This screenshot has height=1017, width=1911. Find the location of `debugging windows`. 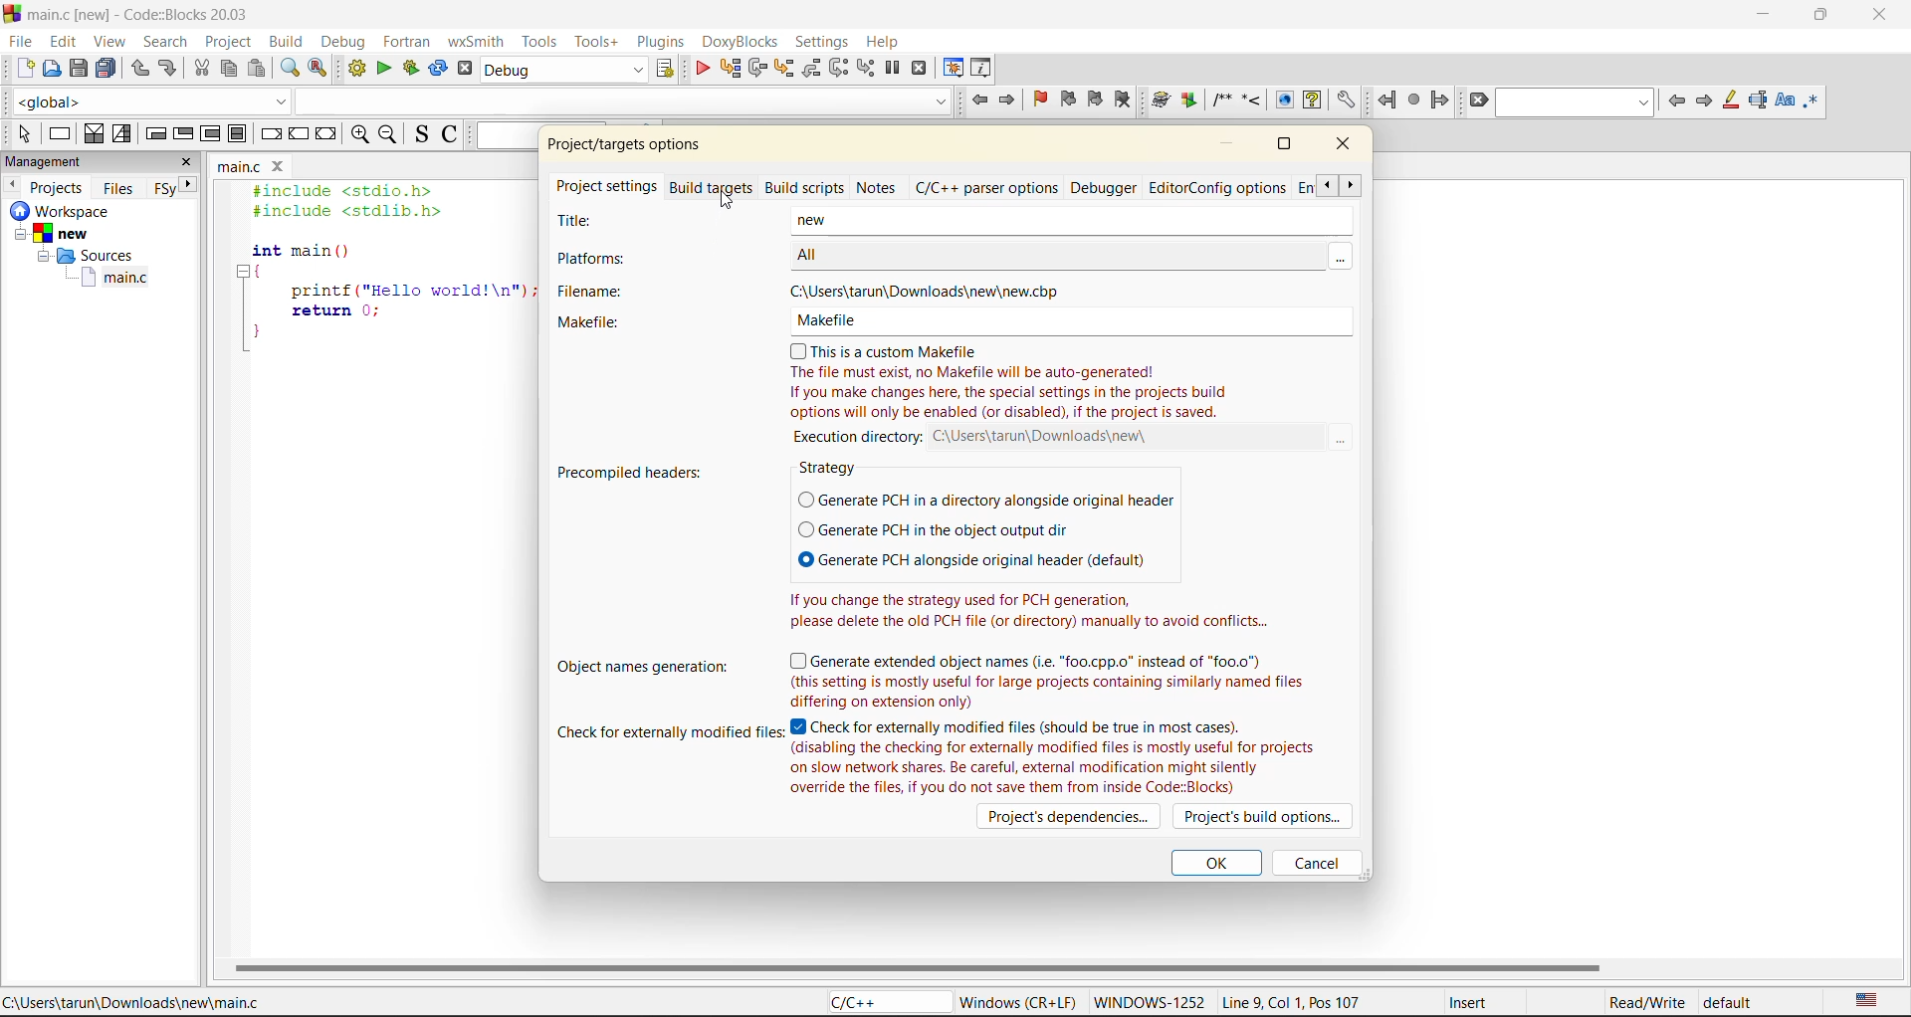

debugging windows is located at coordinates (954, 69).